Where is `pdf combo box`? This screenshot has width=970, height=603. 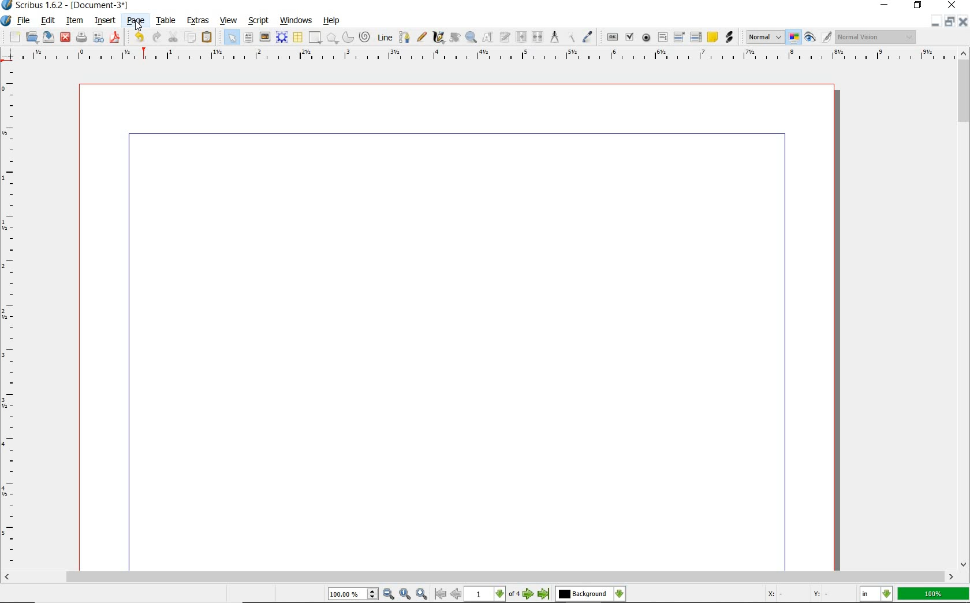 pdf combo box is located at coordinates (680, 36).